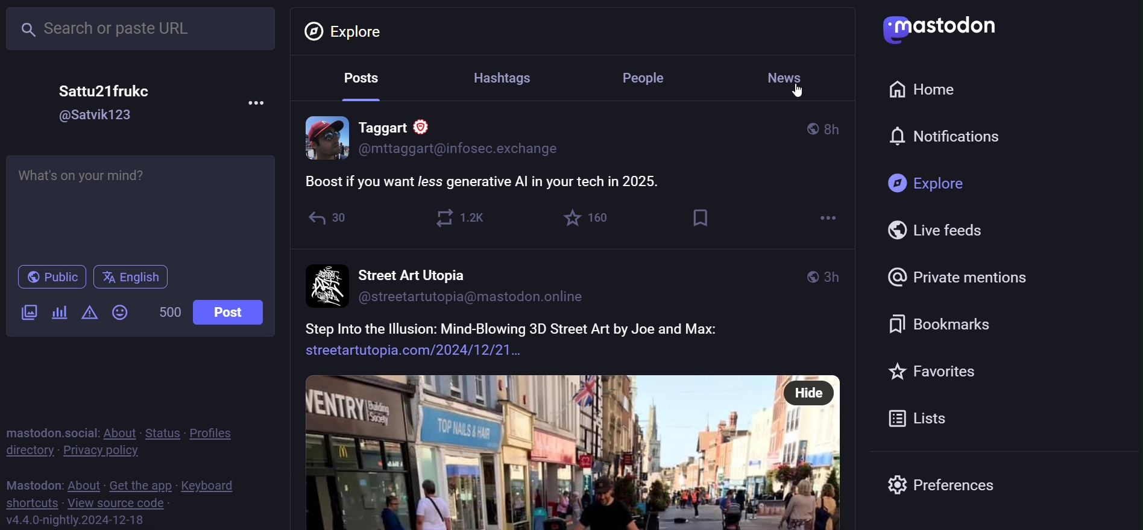 The image size is (1143, 530). Describe the element at coordinates (463, 148) in the screenshot. I see `@mttaggart@infosec.exchange` at that location.